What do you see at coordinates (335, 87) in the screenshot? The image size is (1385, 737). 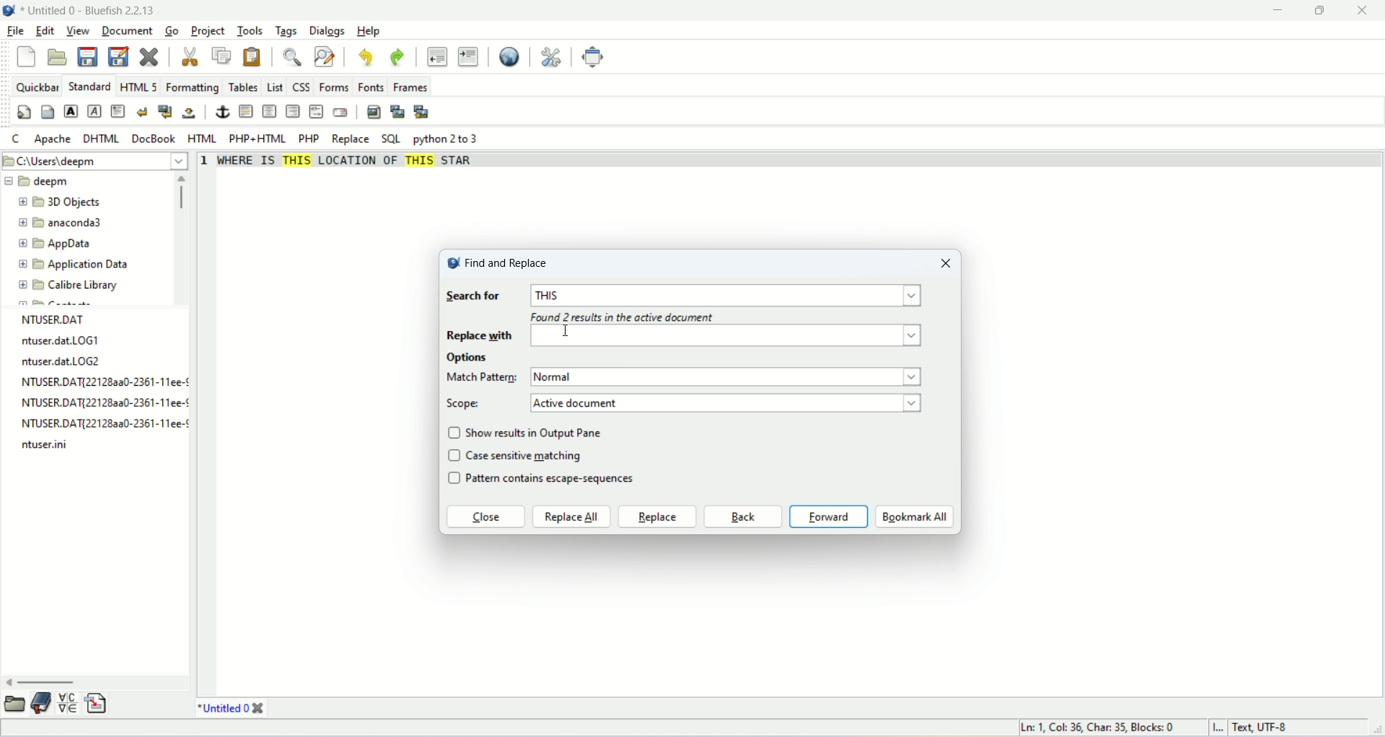 I see `forms` at bounding box center [335, 87].